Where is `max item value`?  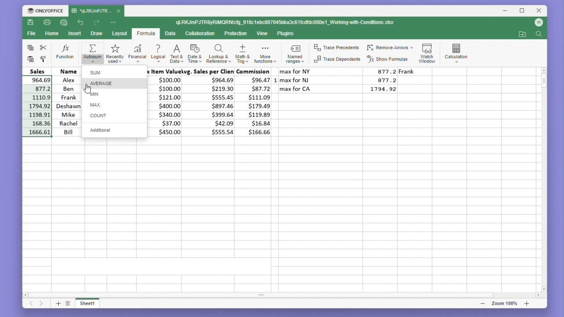
max item value is located at coordinates (166, 102).